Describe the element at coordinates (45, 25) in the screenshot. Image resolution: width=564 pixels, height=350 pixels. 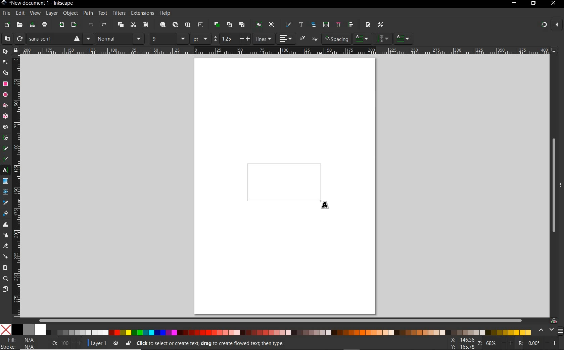
I see `print` at that location.